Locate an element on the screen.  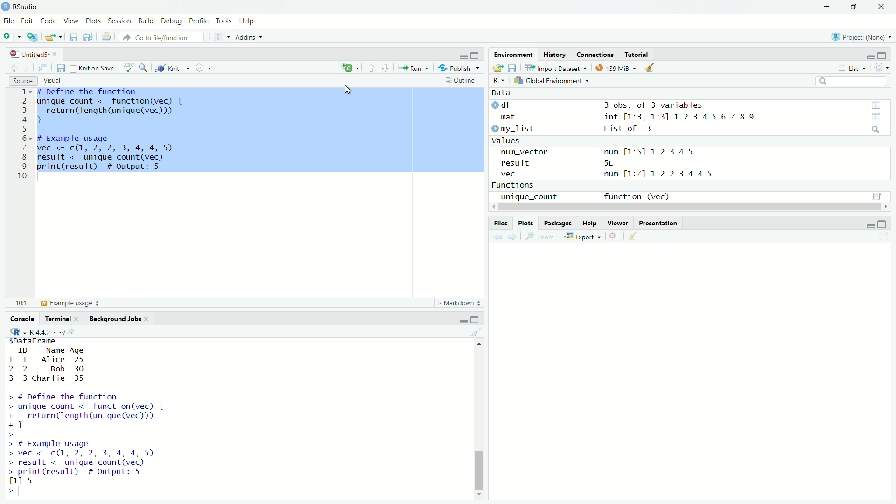
Files is located at coordinates (500, 224).